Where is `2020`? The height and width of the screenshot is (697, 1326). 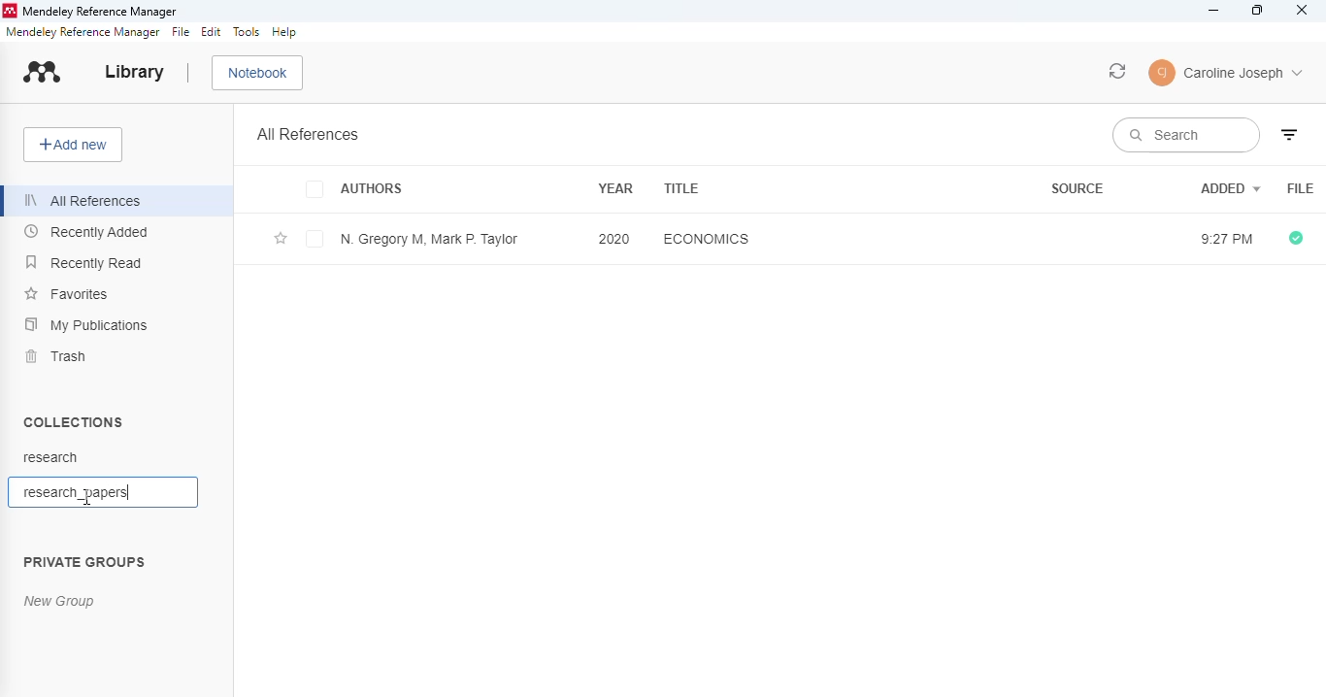
2020 is located at coordinates (614, 238).